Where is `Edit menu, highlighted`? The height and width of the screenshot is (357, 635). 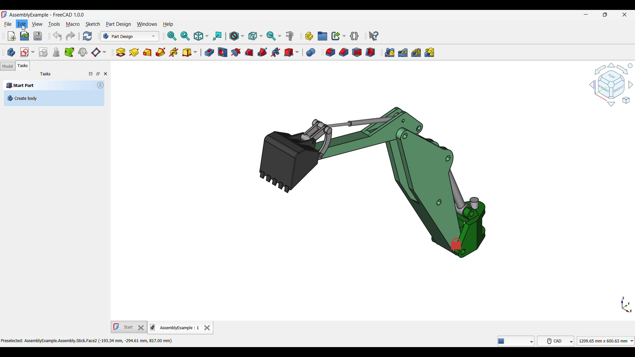 Edit menu, highlighted is located at coordinates (22, 22).